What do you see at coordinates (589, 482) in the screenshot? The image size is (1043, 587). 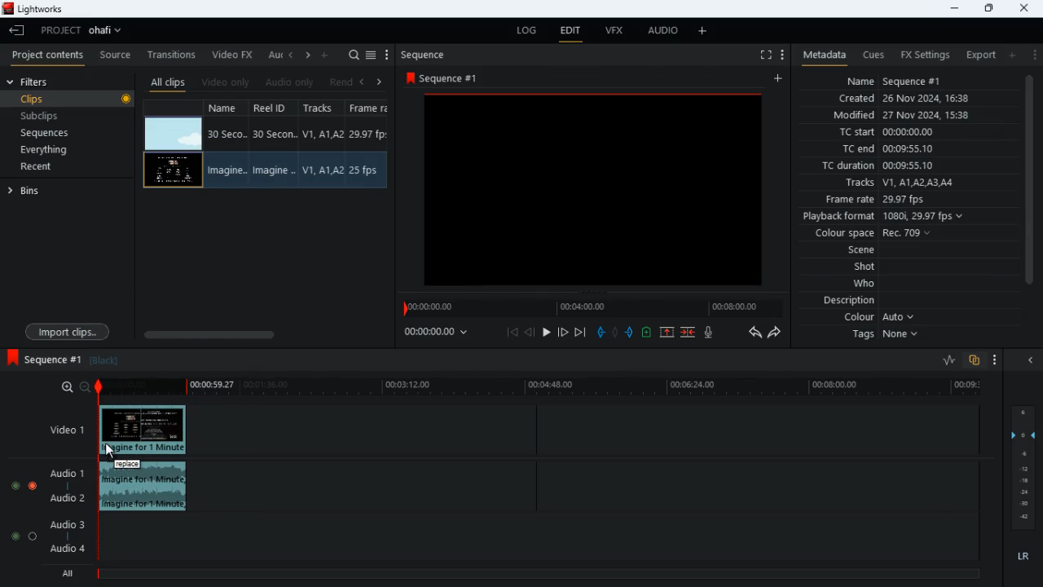 I see `timeline tracks` at bounding box center [589, 482].